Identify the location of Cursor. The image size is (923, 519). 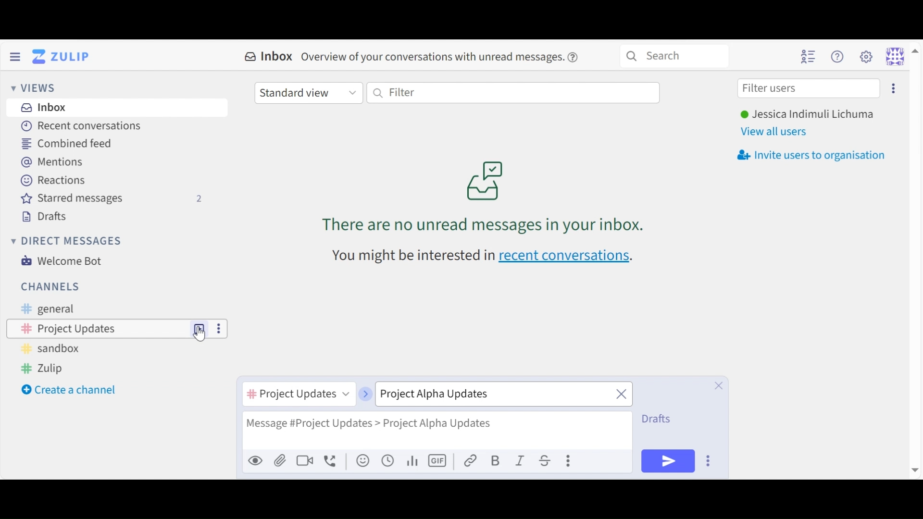
(201, 337).